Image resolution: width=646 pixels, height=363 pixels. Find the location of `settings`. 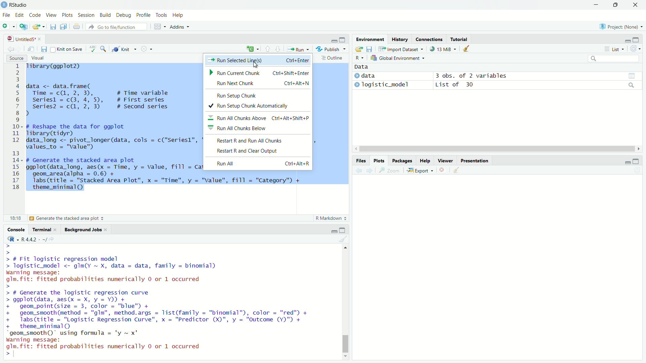

settings is located at coordinates (148, 49).